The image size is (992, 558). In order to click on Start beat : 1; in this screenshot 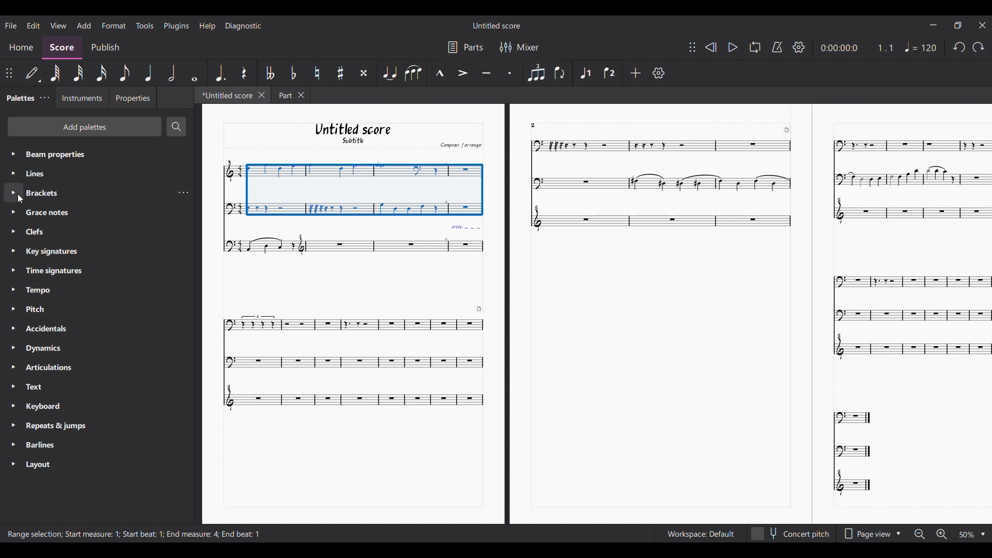, I will do `click(144, 534)`.